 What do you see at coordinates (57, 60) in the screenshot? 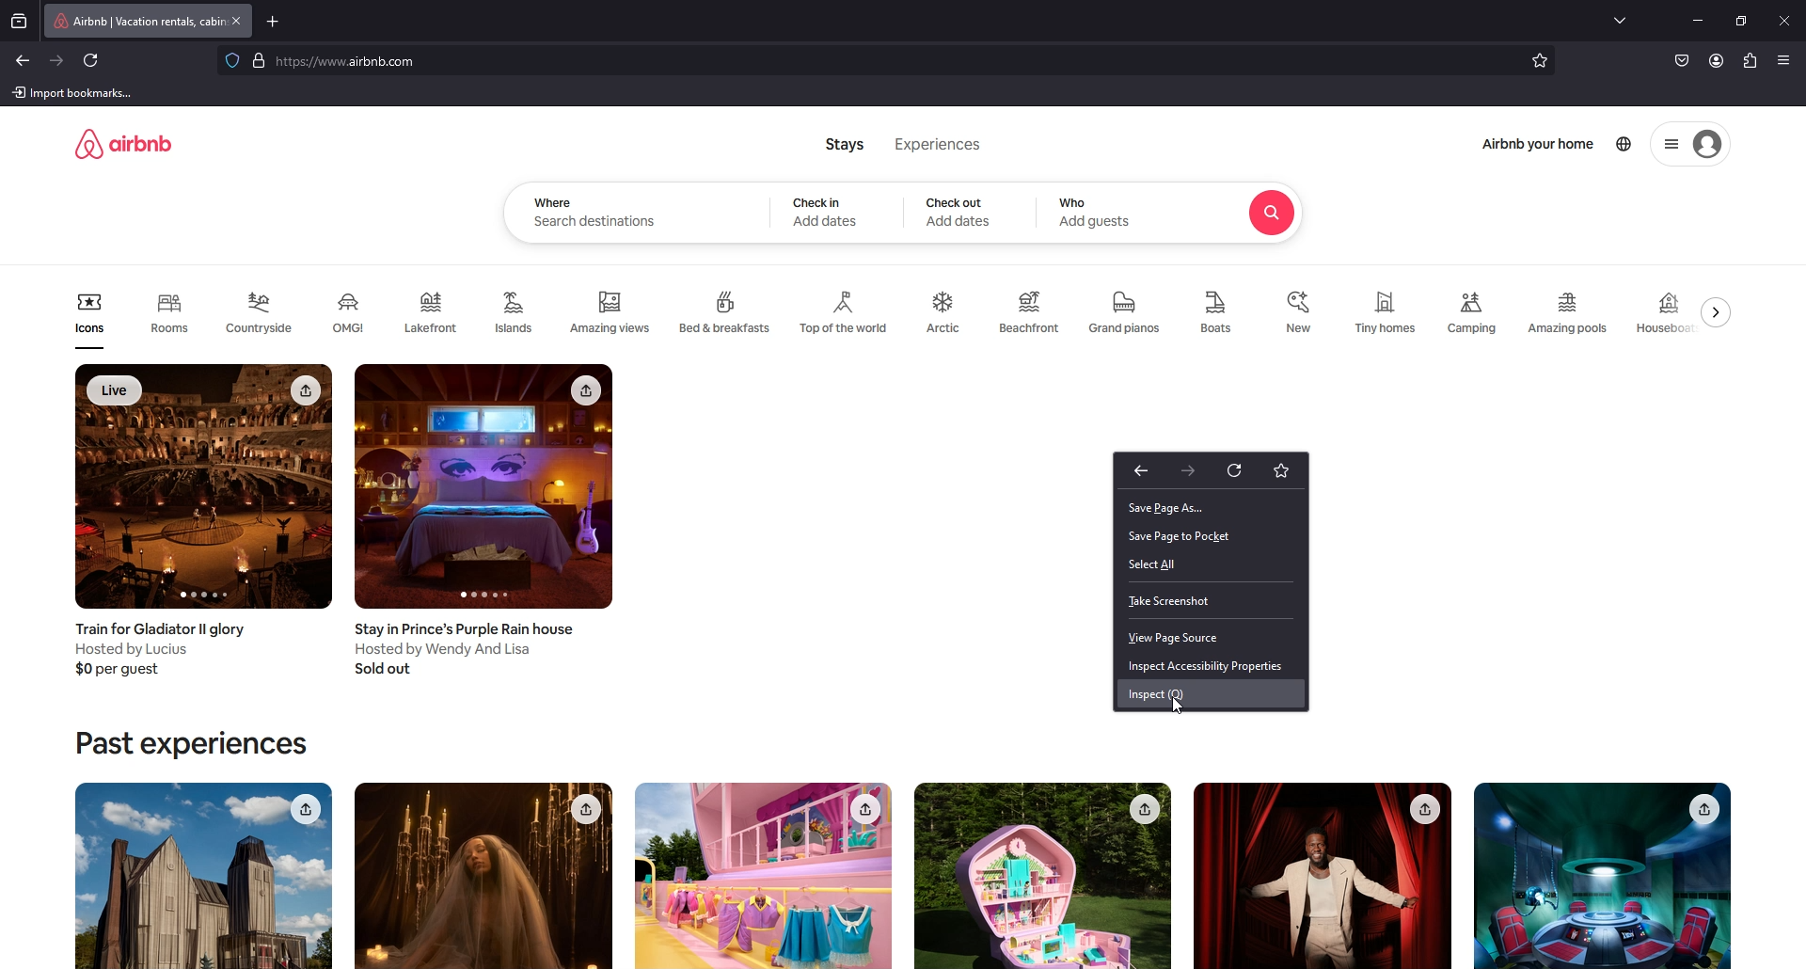
I see `forward` at bounding box center [57, 60].